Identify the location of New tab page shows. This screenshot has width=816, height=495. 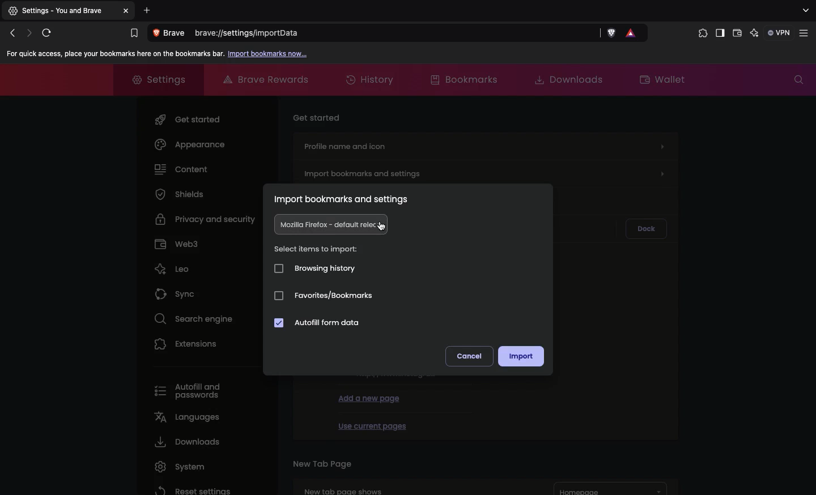
(408, 486).